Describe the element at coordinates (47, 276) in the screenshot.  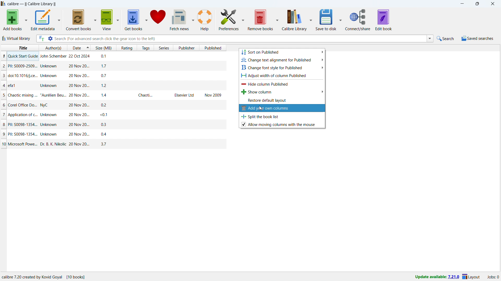
I see `calibre 7.20 created by Kovid goyal (10 books)` at that location.